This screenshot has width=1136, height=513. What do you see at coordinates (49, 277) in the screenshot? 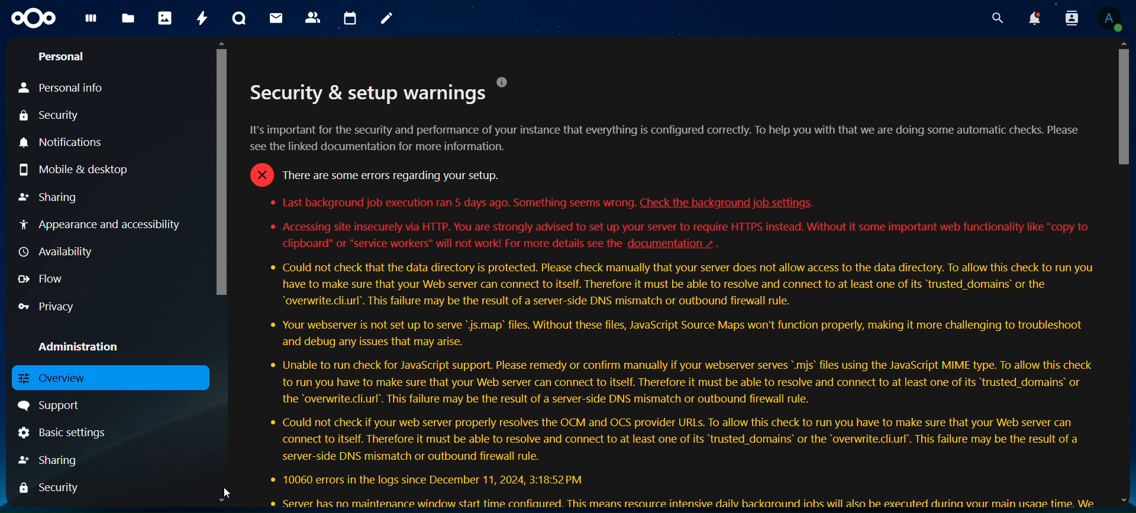
I see `flow` at bounding box center [49, 277].